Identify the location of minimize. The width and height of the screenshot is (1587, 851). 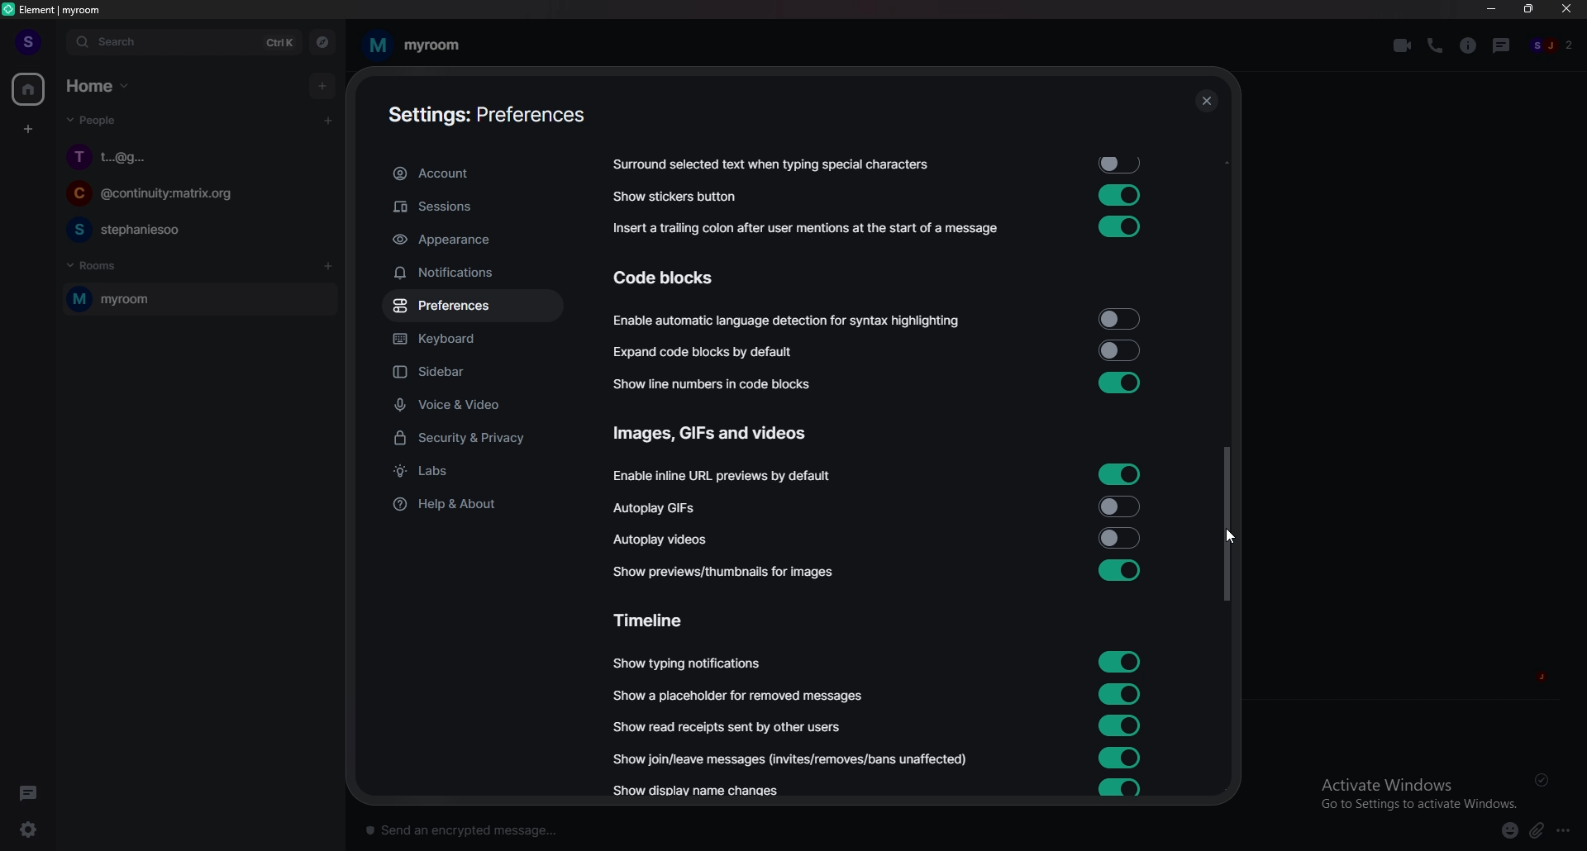
(1491, 9).